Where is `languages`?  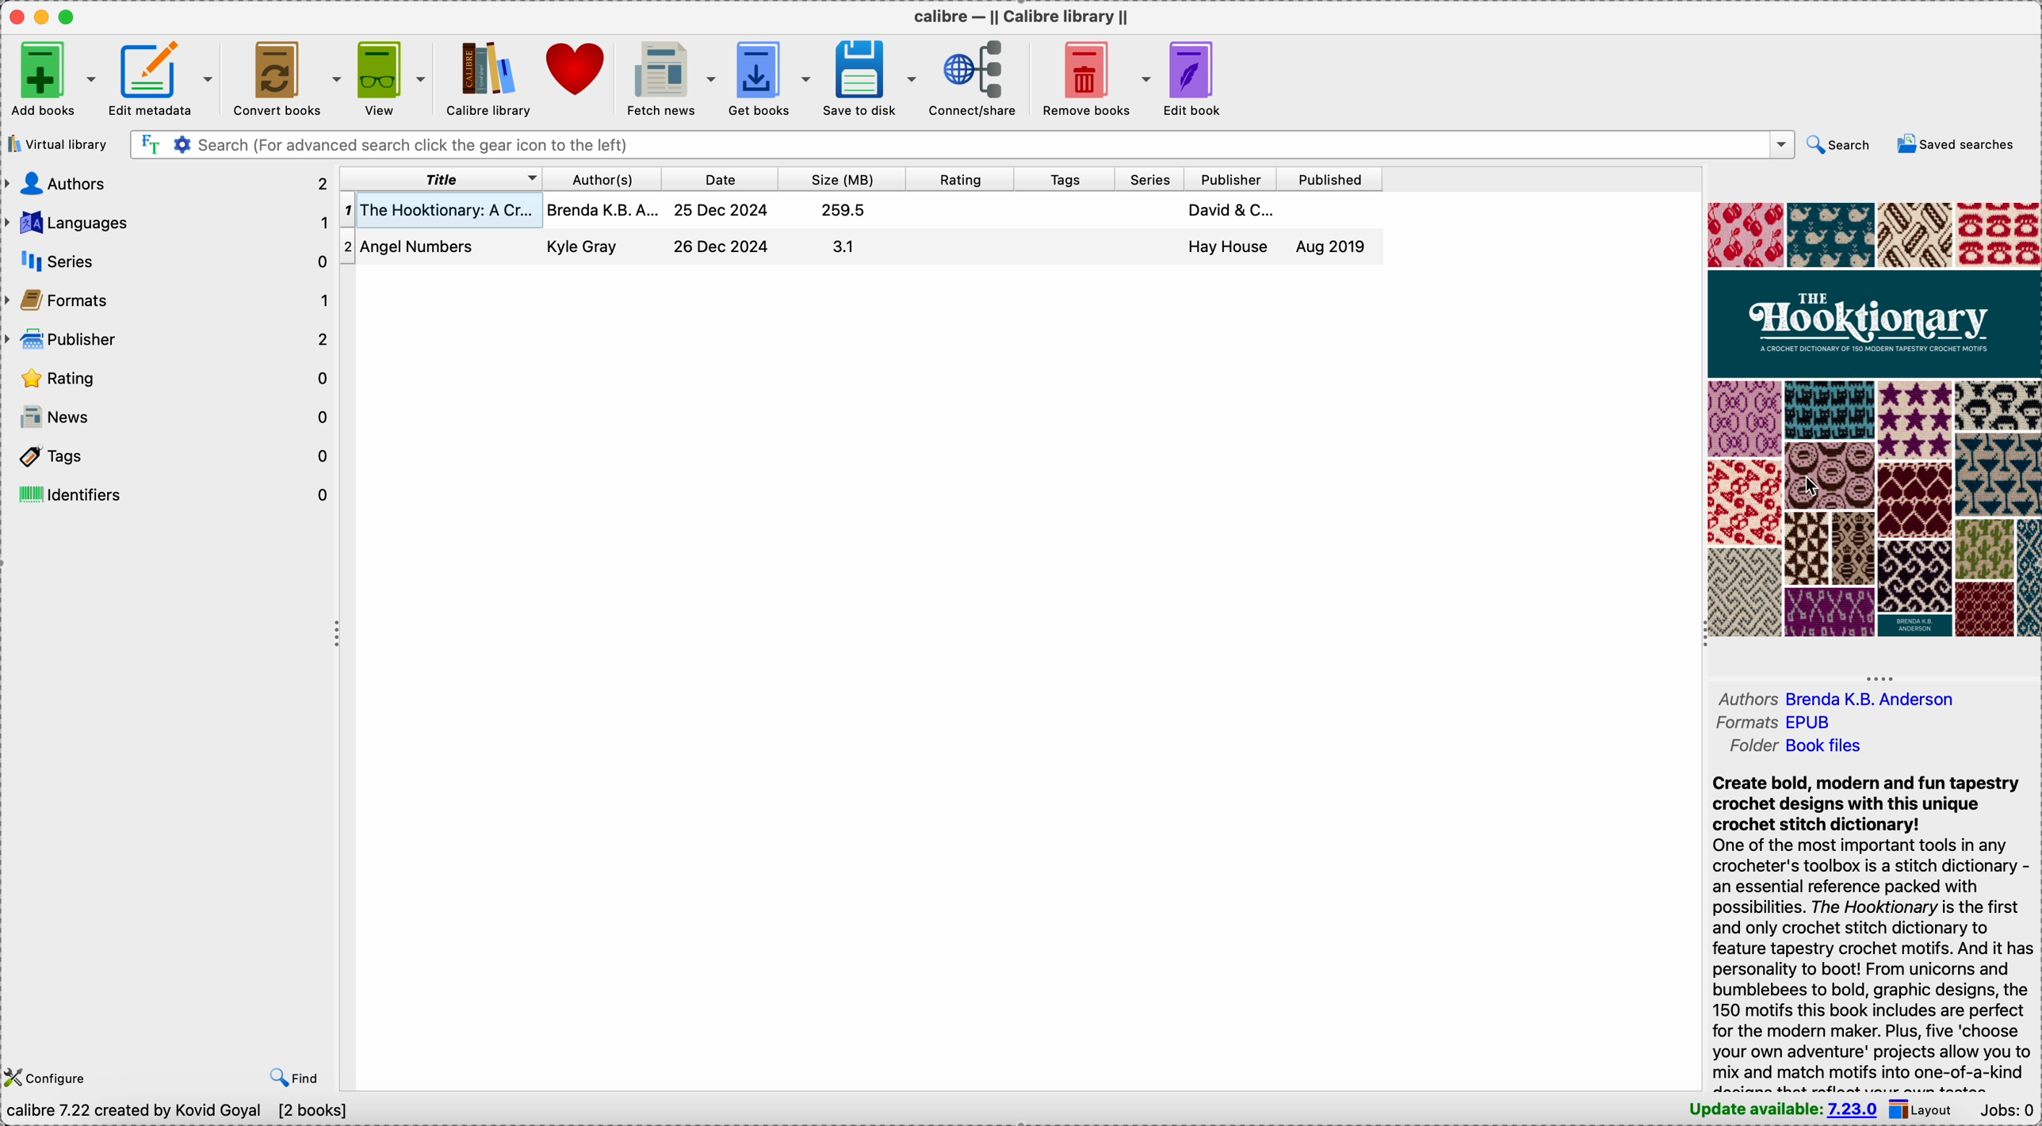
languages is located at coordinates (167, 223).